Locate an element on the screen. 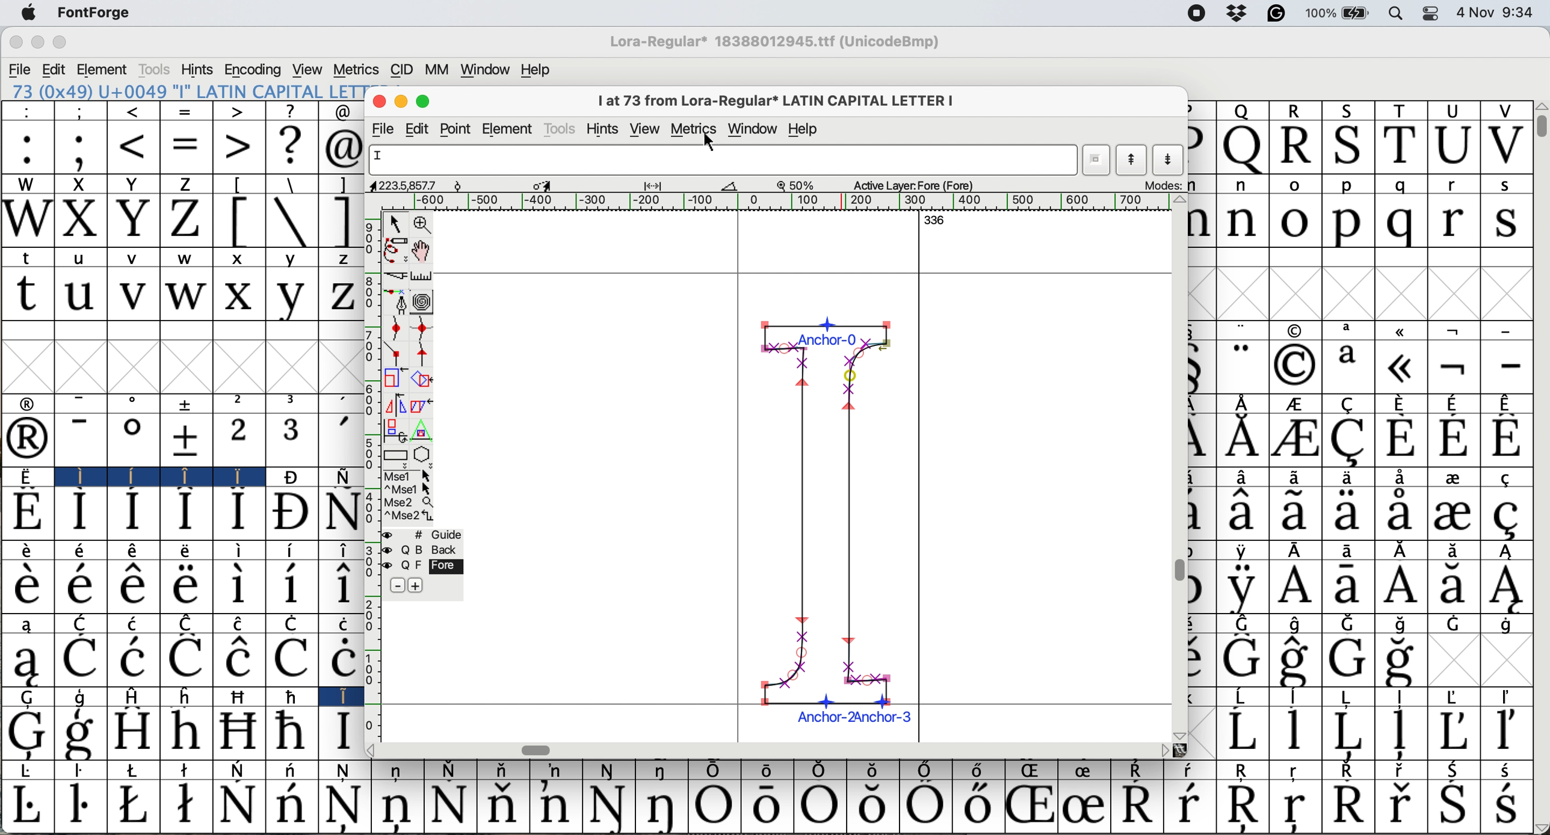 This screenshot has height=835, width=1550. Symbol is located at coordinates (185, 439).